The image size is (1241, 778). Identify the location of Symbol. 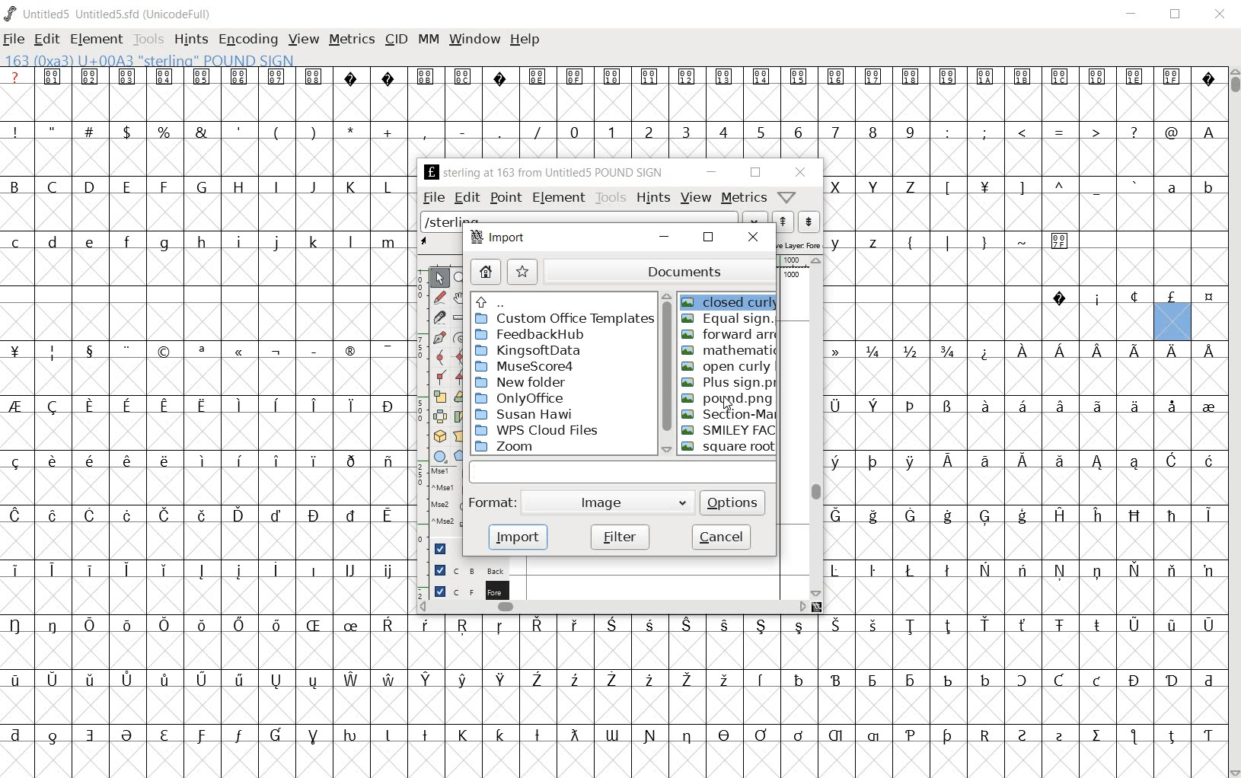
(1019, 406).